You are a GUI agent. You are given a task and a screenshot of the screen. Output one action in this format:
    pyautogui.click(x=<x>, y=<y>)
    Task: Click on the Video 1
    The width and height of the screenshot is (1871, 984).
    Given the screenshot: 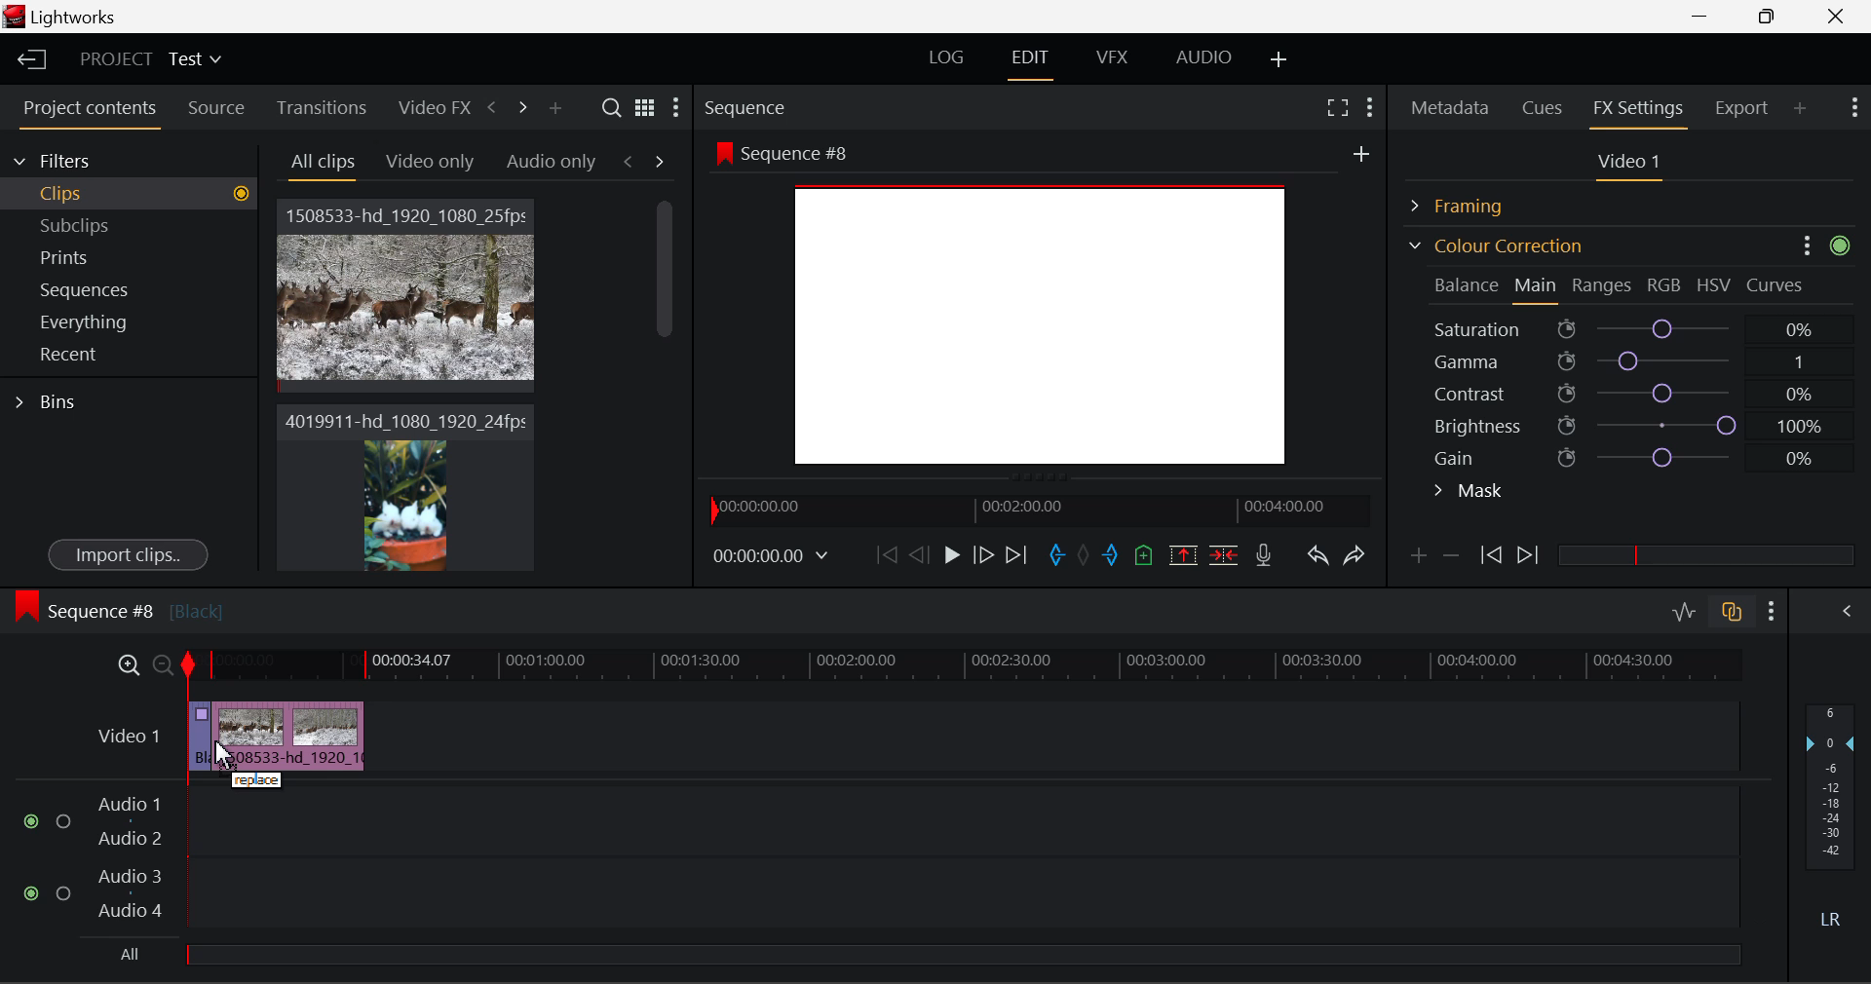 What is the action you would take?
    pyautogui.click(x=127, y=734)
    